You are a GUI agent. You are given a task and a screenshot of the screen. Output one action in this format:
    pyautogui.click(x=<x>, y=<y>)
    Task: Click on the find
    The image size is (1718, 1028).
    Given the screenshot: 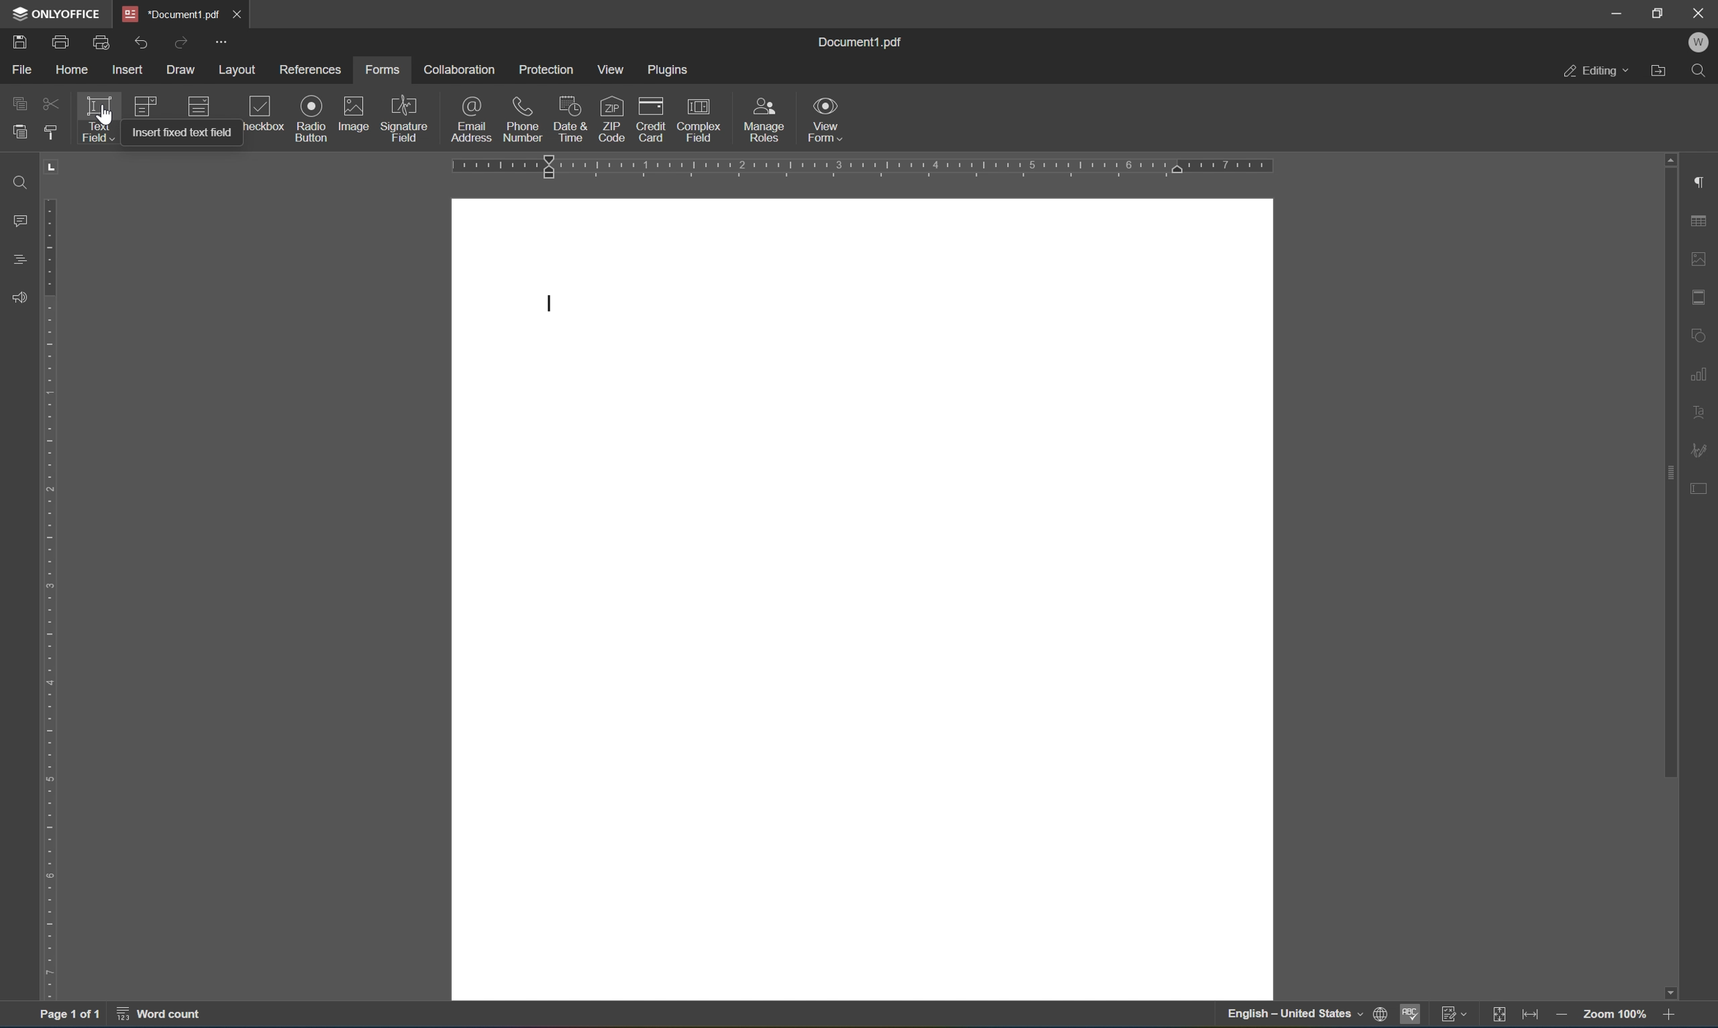 What is the action you would take?
    pyautogui.click(x=1703, y=71)
    